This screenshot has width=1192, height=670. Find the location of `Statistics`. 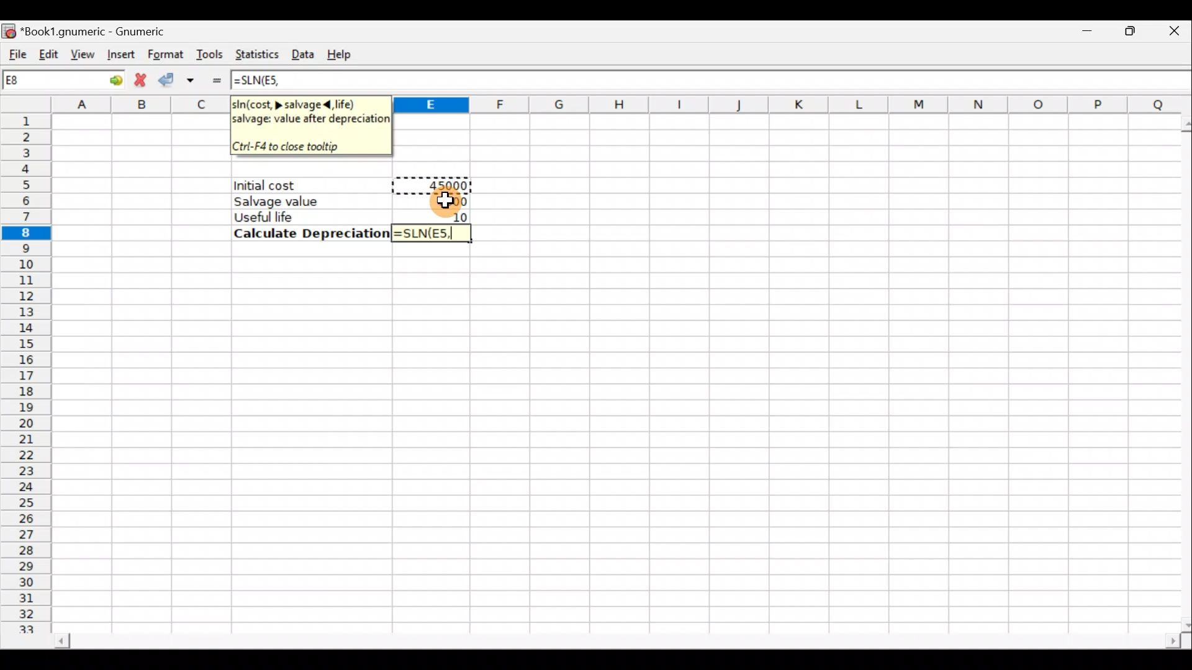

Statistics is located at coordinates (257, 51).